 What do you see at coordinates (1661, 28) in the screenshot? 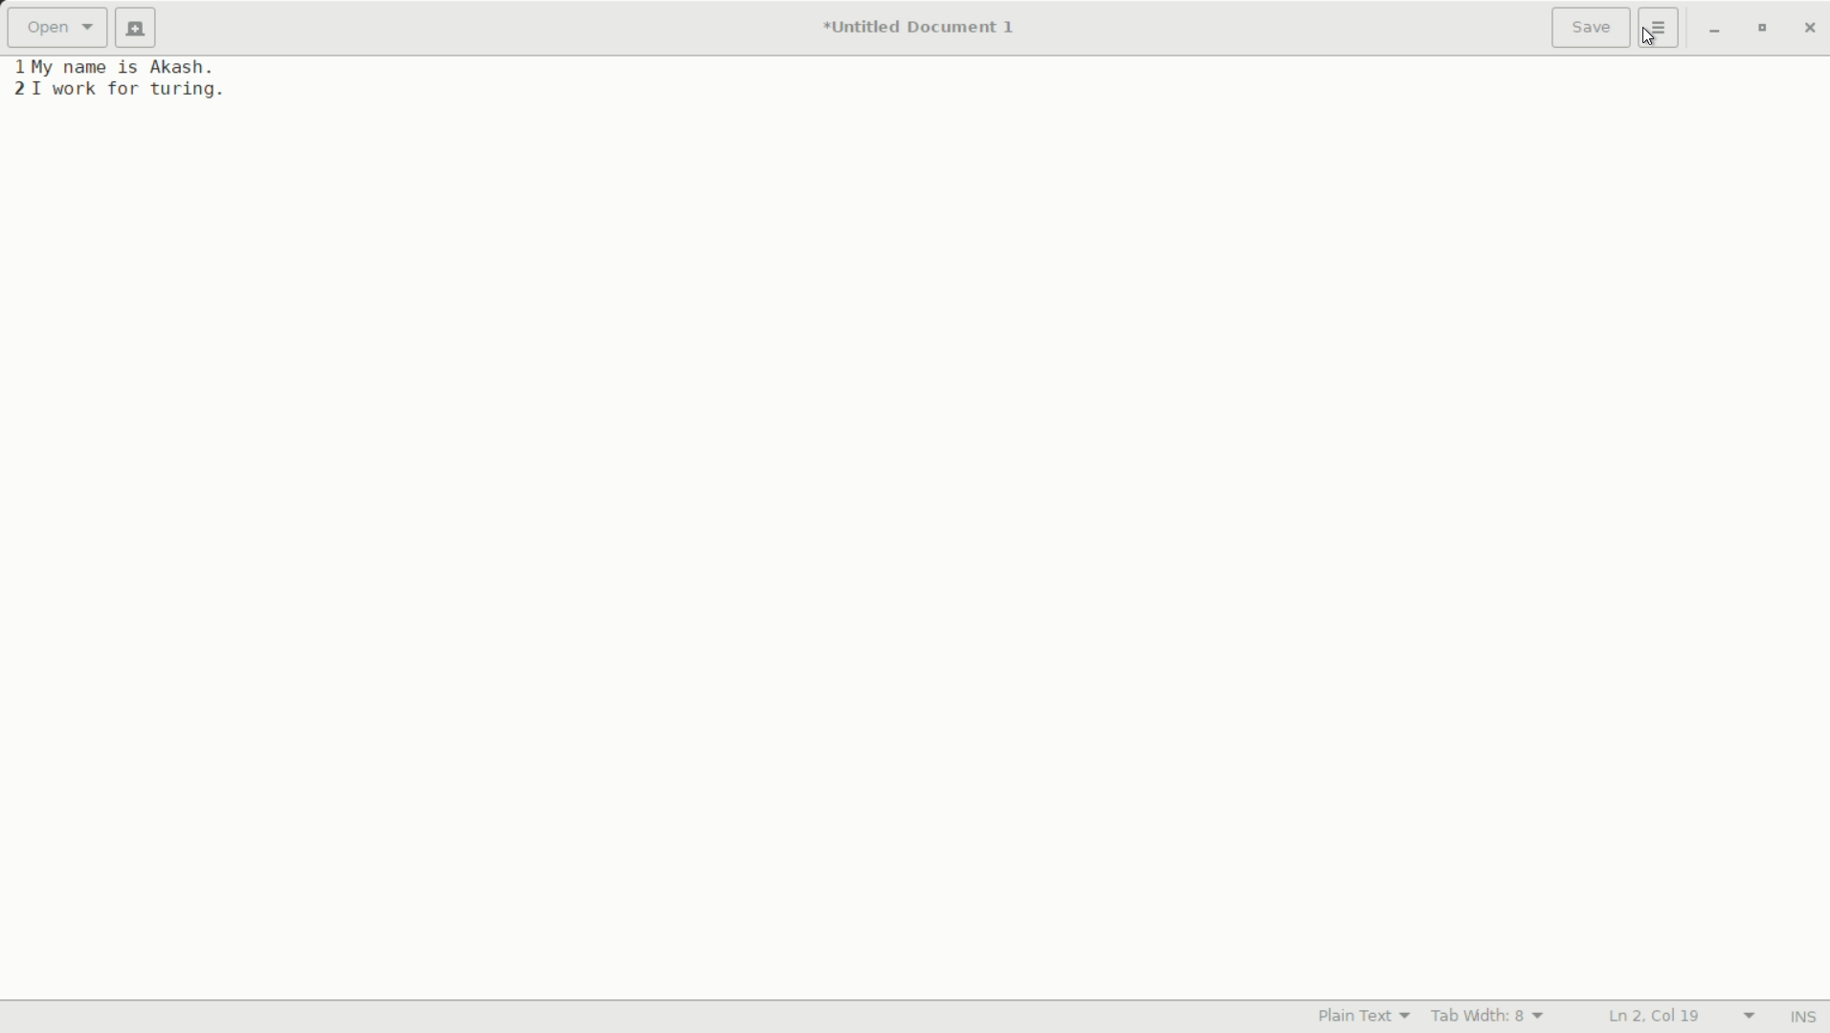
I see `more options` at bounding box center [1661, 28].